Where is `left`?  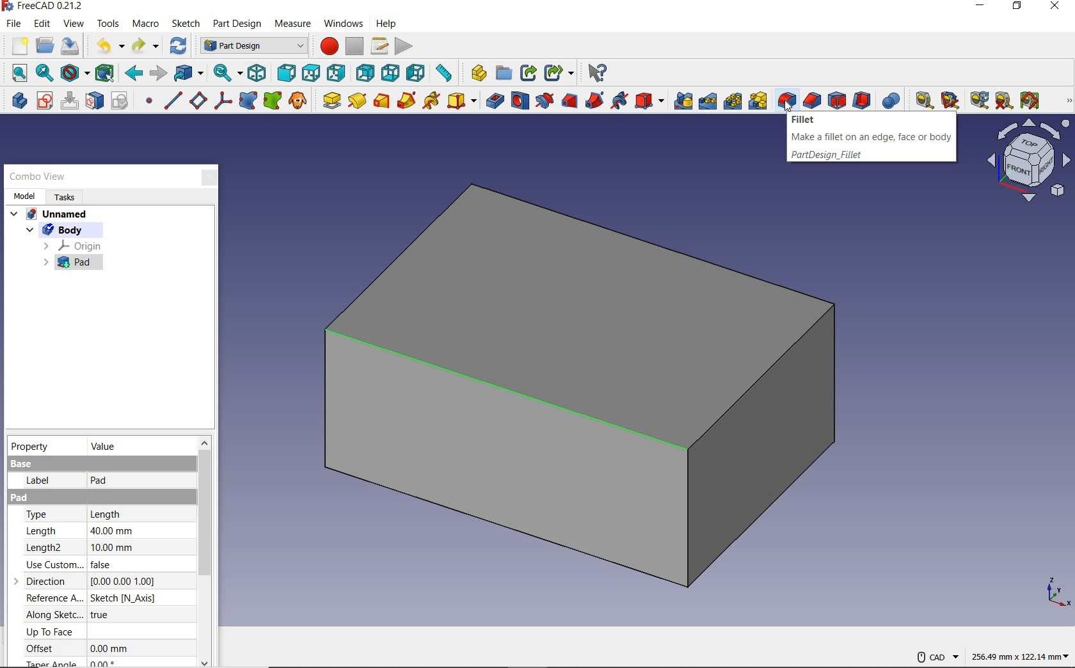 left is located at coordinates (417, 72).